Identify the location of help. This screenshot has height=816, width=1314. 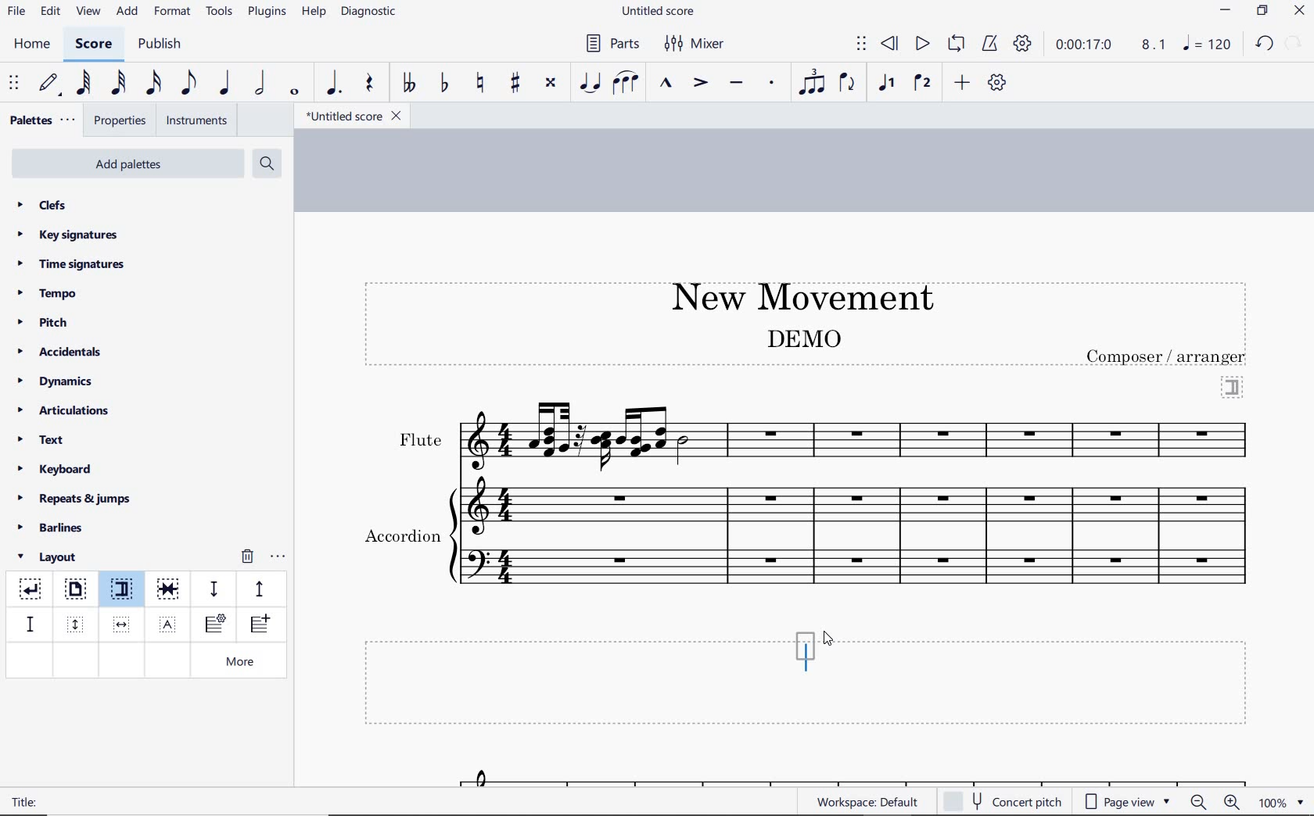
(312, 13).